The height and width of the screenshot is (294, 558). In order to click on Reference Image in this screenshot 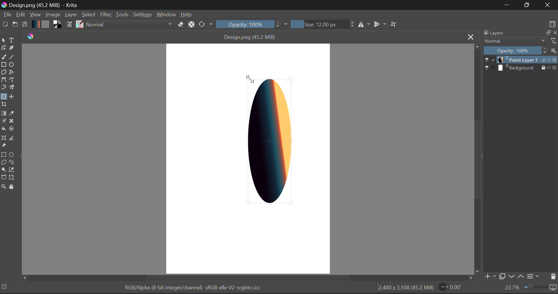, I will do `click(3, 146)`.